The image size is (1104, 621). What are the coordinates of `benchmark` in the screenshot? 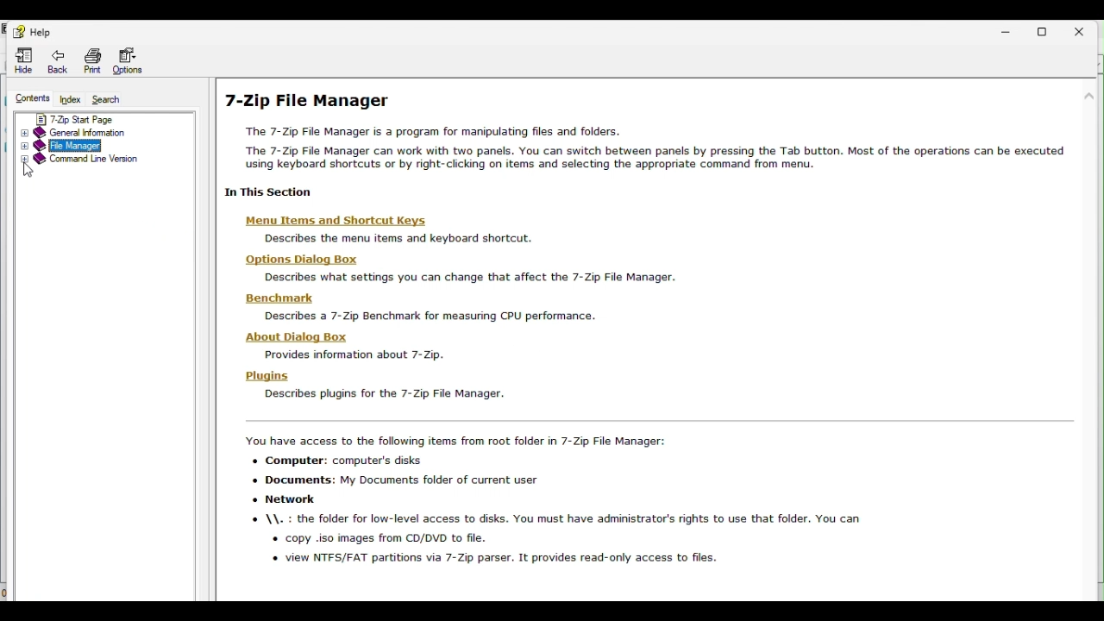 It's located at (272, 299).